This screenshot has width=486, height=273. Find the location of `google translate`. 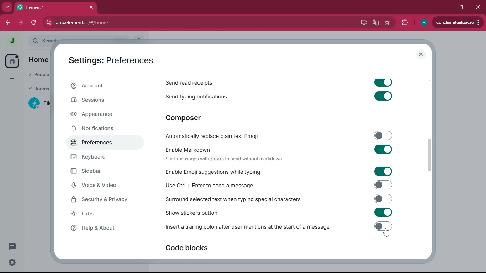

google translate is located at coordinates (375, 24).